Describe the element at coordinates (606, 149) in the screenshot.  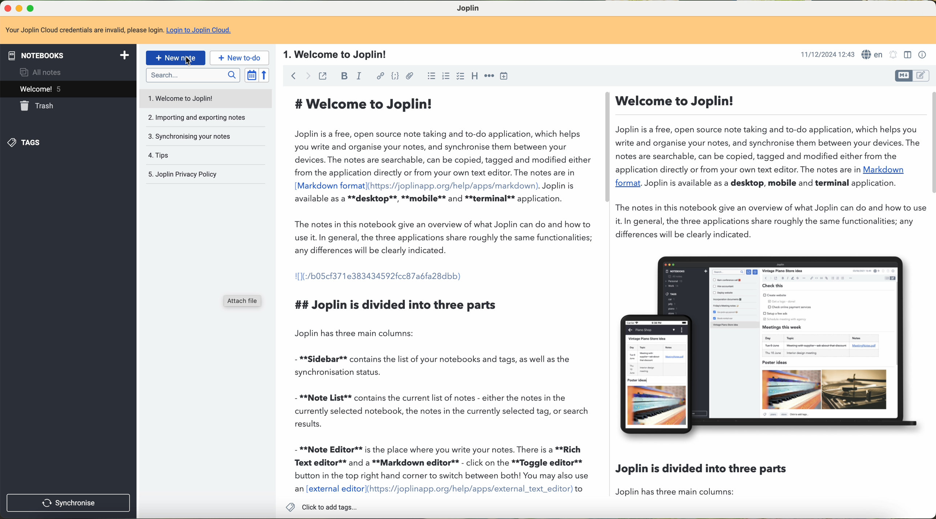
I see `scroll bar` at that location.